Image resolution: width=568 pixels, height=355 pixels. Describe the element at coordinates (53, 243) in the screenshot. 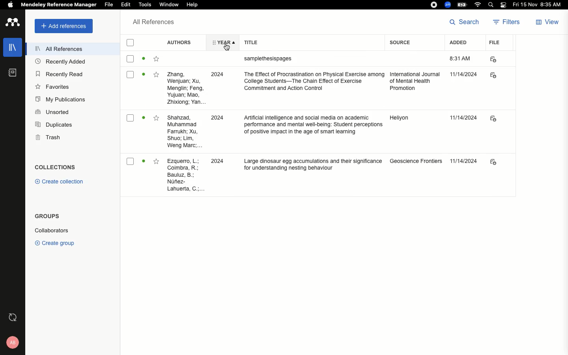

I see `Create group` at that location.